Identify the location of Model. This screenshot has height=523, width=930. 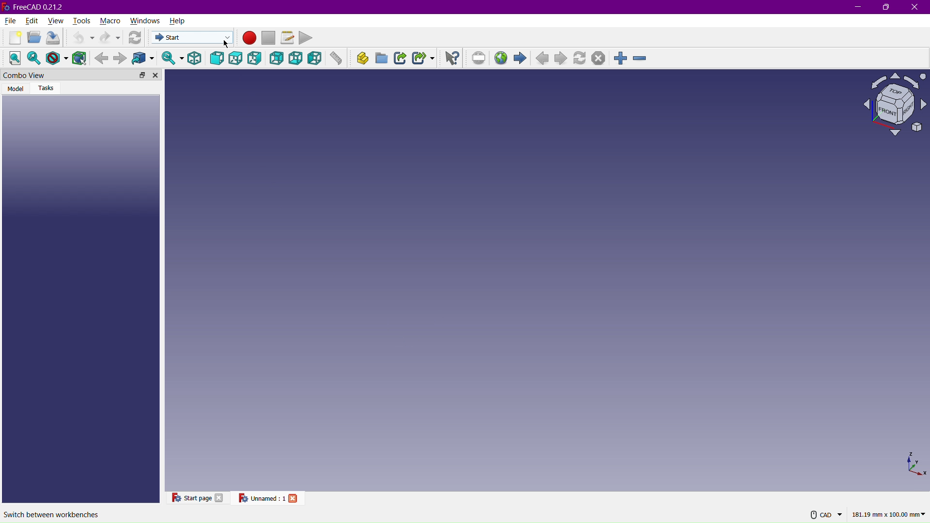
(16, 89).